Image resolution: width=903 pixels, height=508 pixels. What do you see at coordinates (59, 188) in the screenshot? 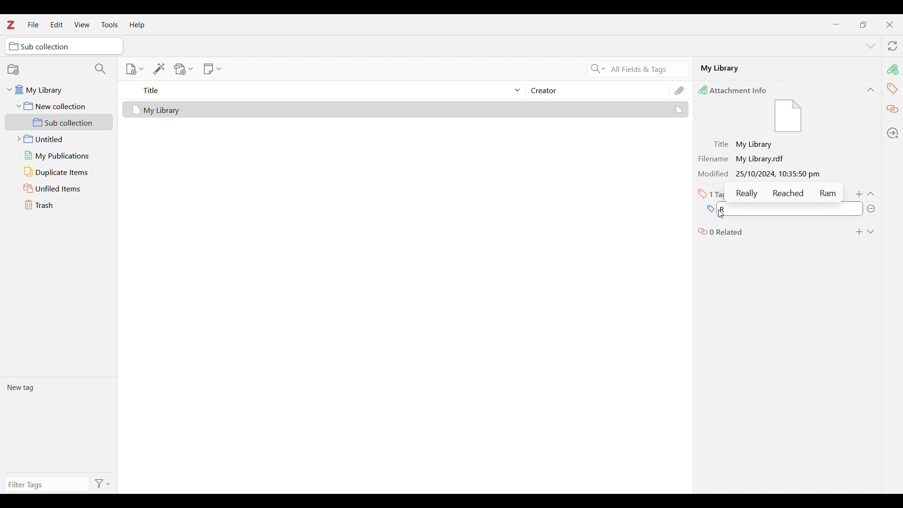
I see `Unfiled items folder` at bounding box center [59, 188].